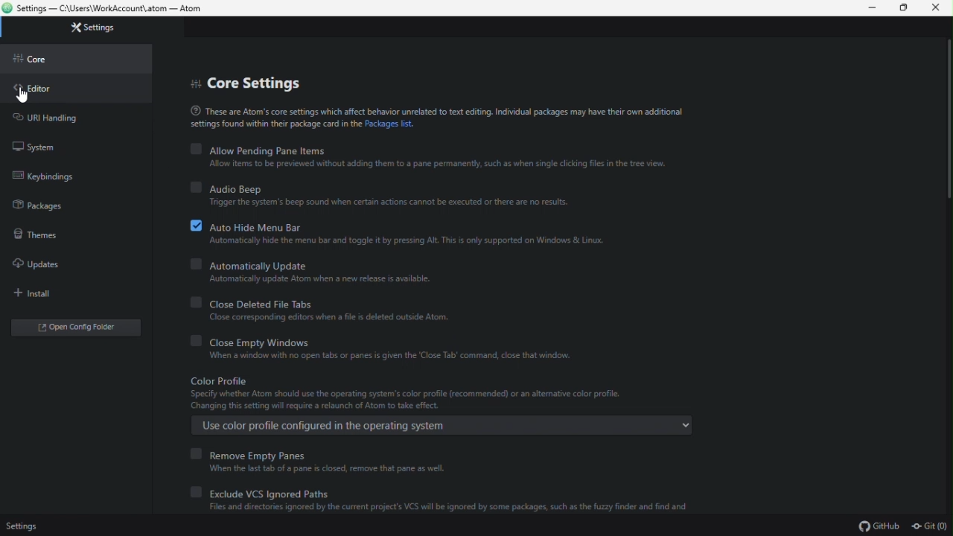 The width and height of the screenshot is (953, 536). I want to click on Settings — C:\Users\WorkAccount\.atom — Atom, so click(115, 10).